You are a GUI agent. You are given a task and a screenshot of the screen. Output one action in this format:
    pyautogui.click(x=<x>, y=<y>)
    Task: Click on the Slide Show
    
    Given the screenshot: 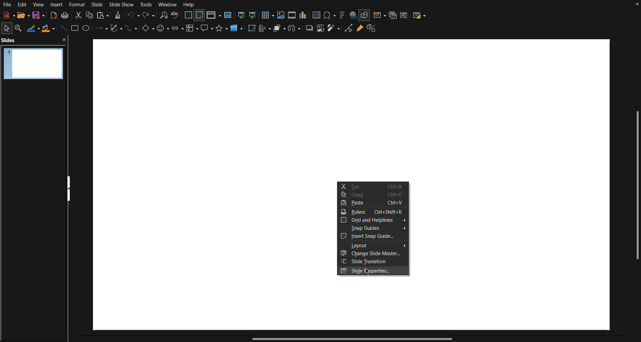 What is the action you would take?
    pyautogui.click(x=123, y=4)
    